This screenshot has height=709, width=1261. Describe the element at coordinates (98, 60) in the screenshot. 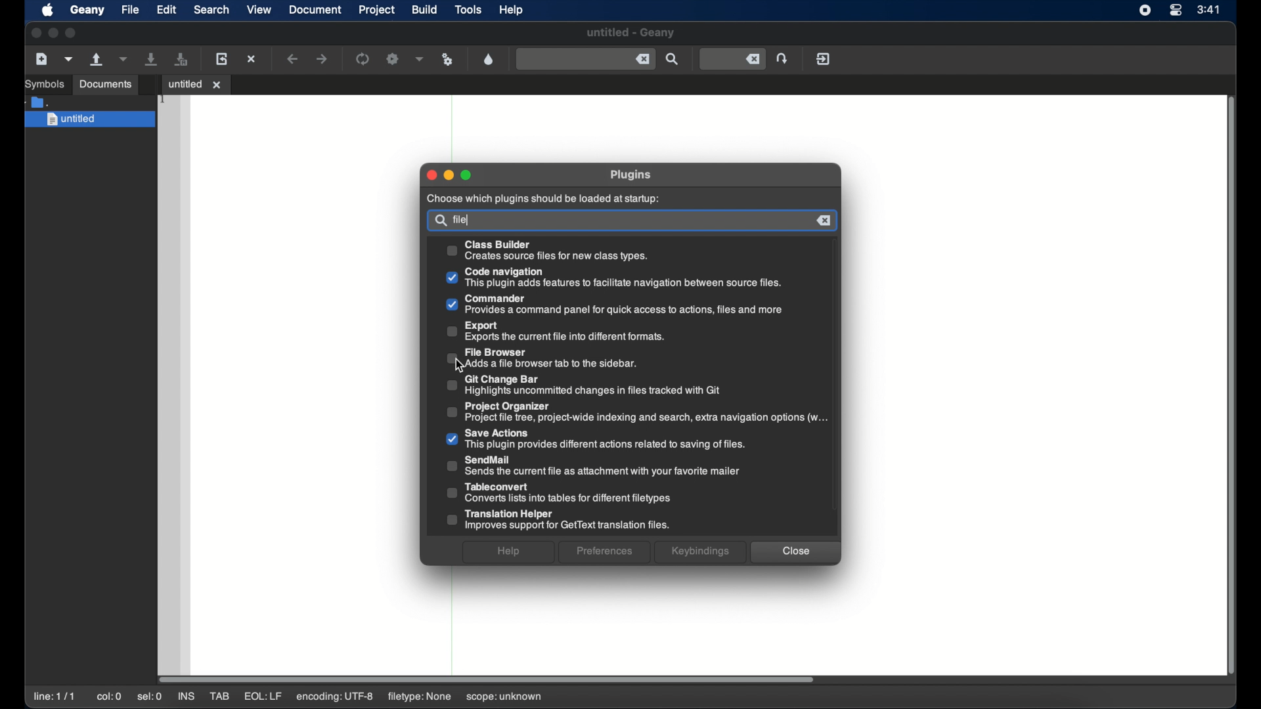

I see `open an existing file` at that location.